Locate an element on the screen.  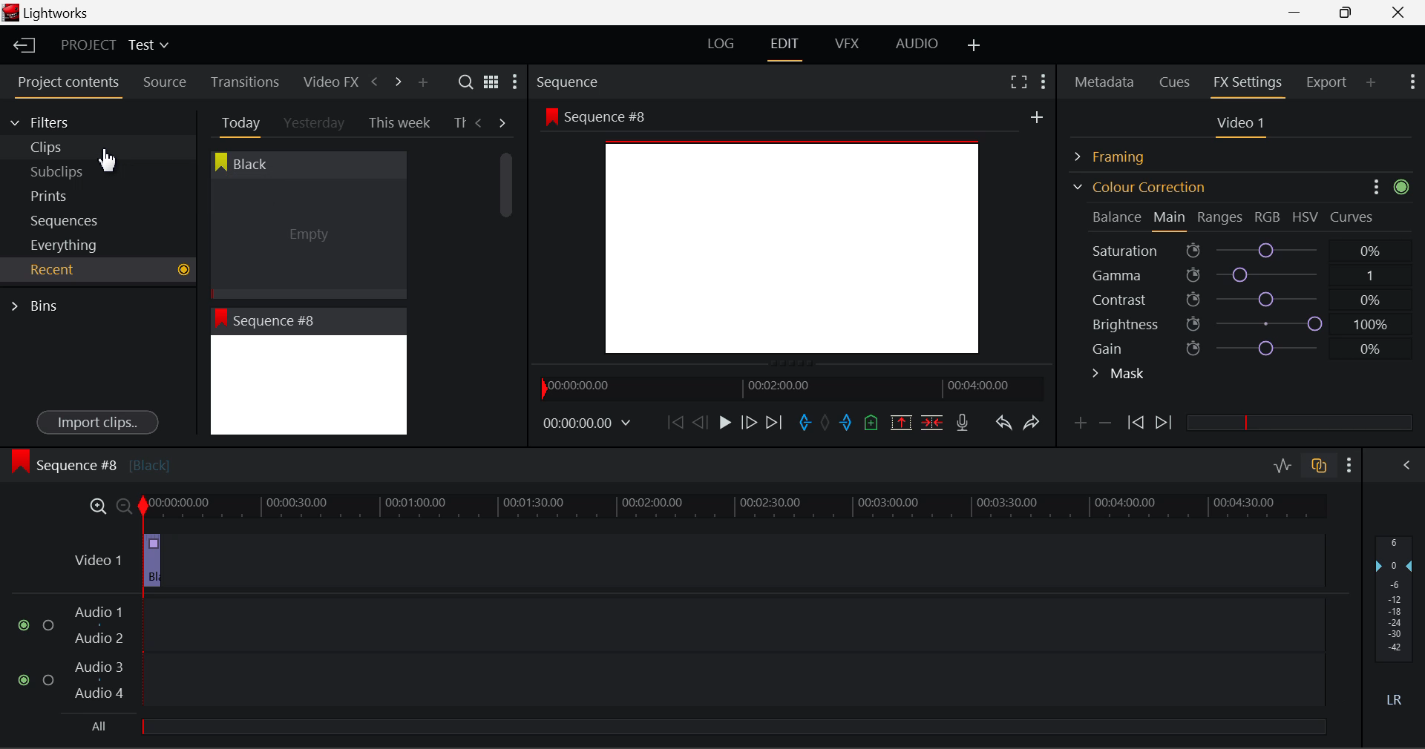
Toggle list and title view is located at coordinates (491, 82).